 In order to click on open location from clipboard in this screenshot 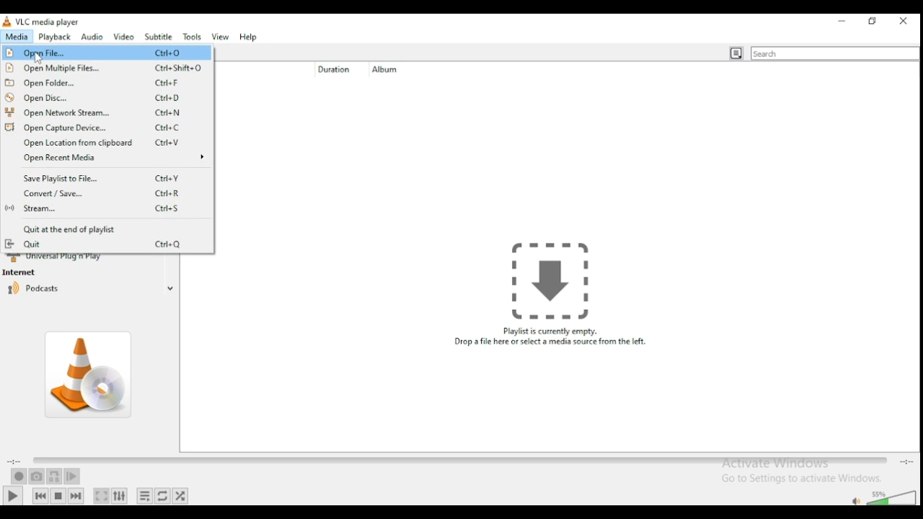, I will do `click(108, 143)`.